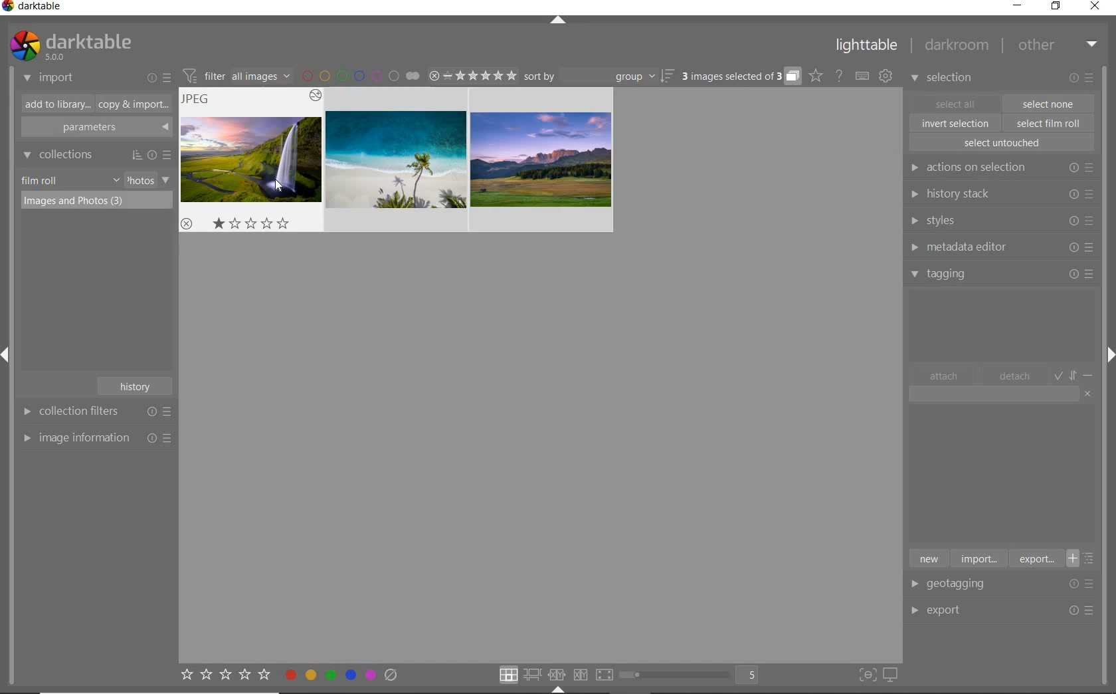 This screenshot has height=694, width=1116. What do you see at coordinates (955, 102) in the screenshot?
I see `select all` at bounding box center [955, 102].